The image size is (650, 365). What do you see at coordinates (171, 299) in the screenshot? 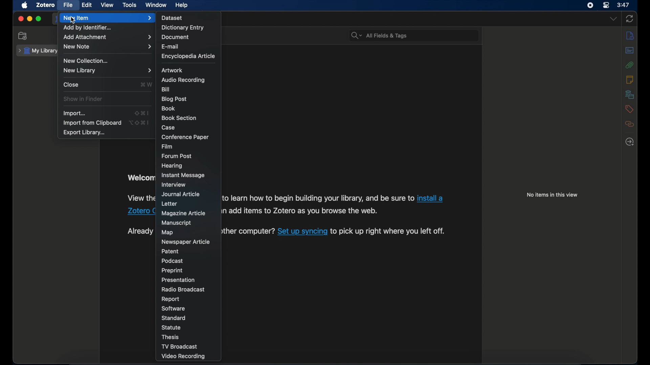
I see `report` at bounding box center [171, 299].